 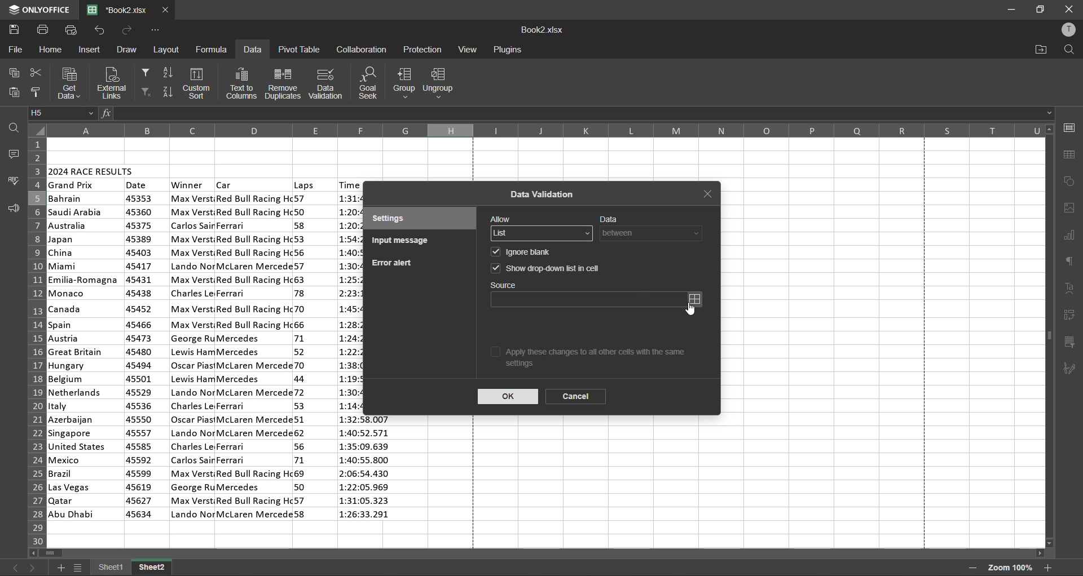 What do you see at coordinates (72, 185) in the screenshot?
I see `grand prix` at bounding box center [72, 185].